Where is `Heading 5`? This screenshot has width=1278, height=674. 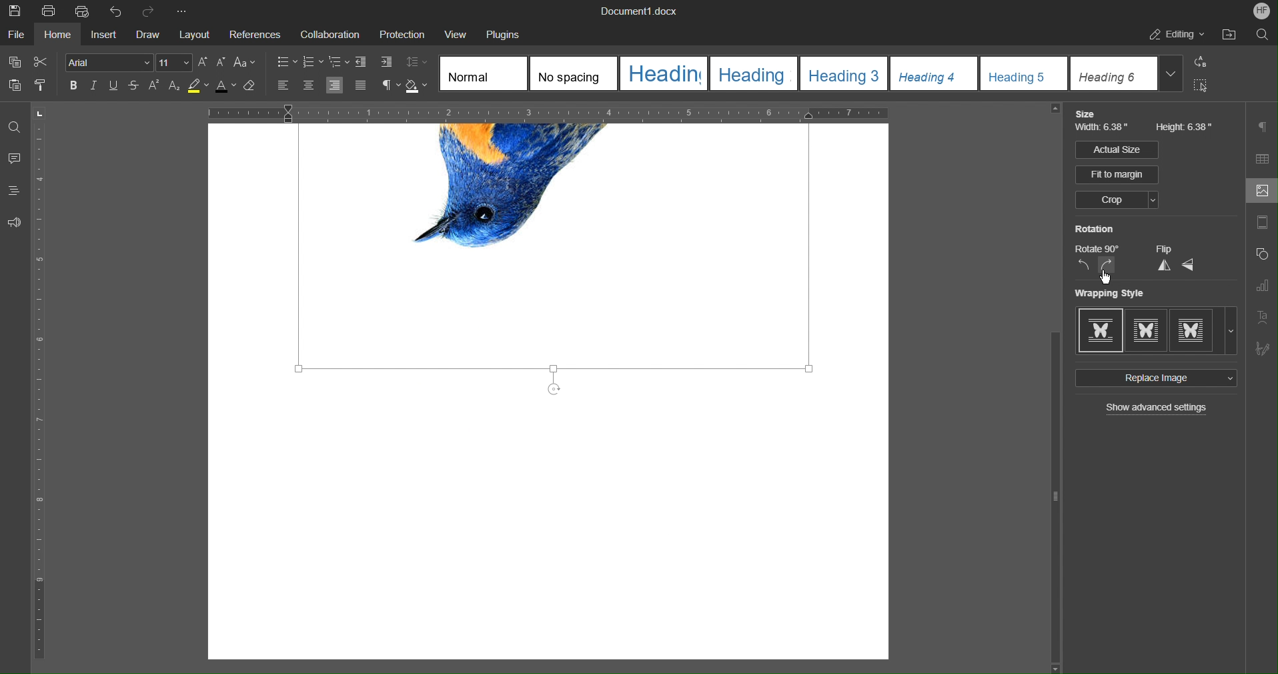
Heading 5 is located at coordinates (1024, 72).